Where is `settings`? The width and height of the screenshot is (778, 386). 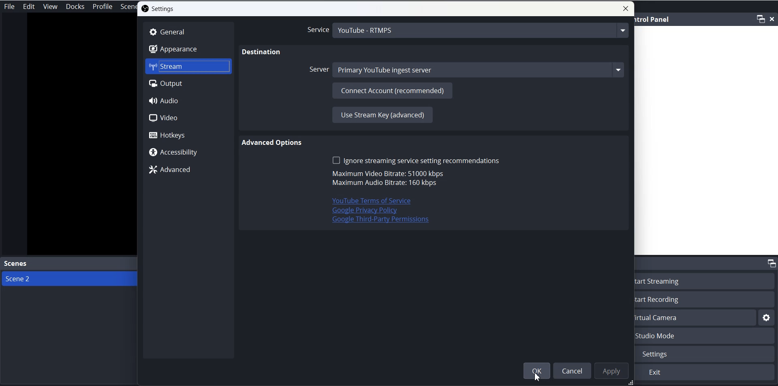 settings is located at coordinates (767, 318).